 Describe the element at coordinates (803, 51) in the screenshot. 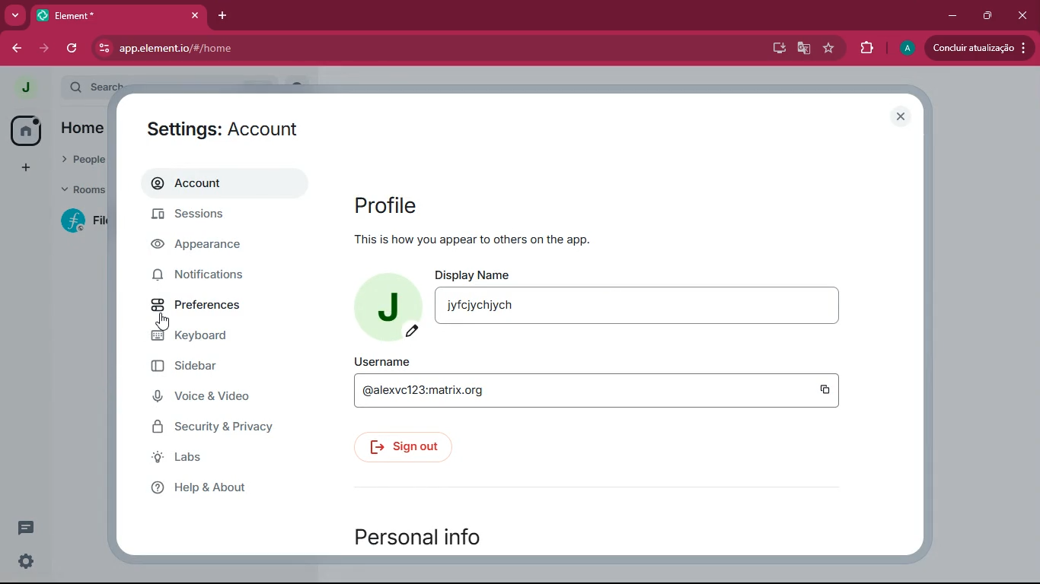

I see `google translate` at that location.